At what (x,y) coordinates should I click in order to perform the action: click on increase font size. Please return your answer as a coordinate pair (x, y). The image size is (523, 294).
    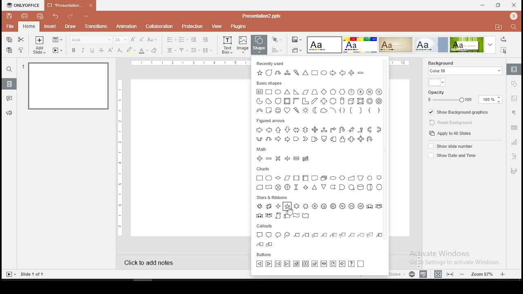
    Looking at the image, I should click on (134, 40).